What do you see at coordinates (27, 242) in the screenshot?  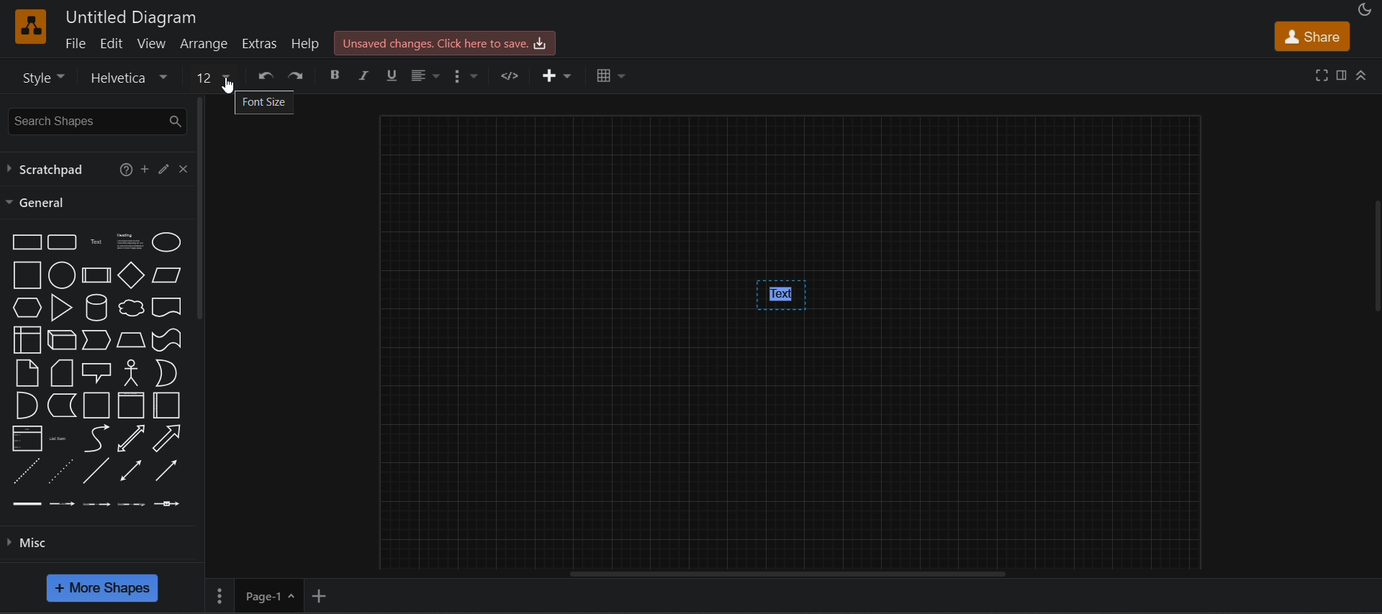 I see `Rectangle` at bounding box center [27, 242].